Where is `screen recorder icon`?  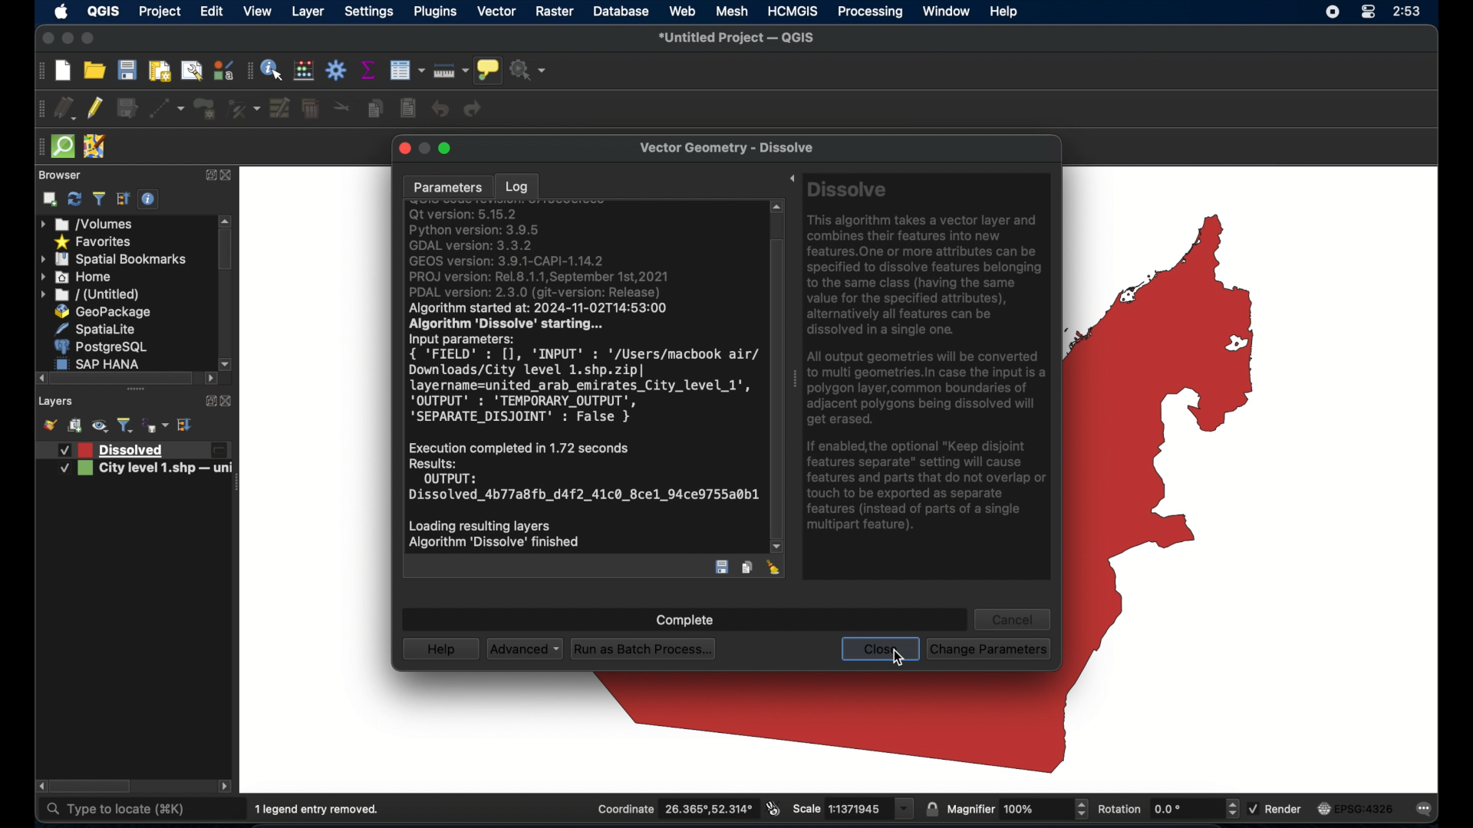 screen recorder icon is located at coordinates (1332, 13).